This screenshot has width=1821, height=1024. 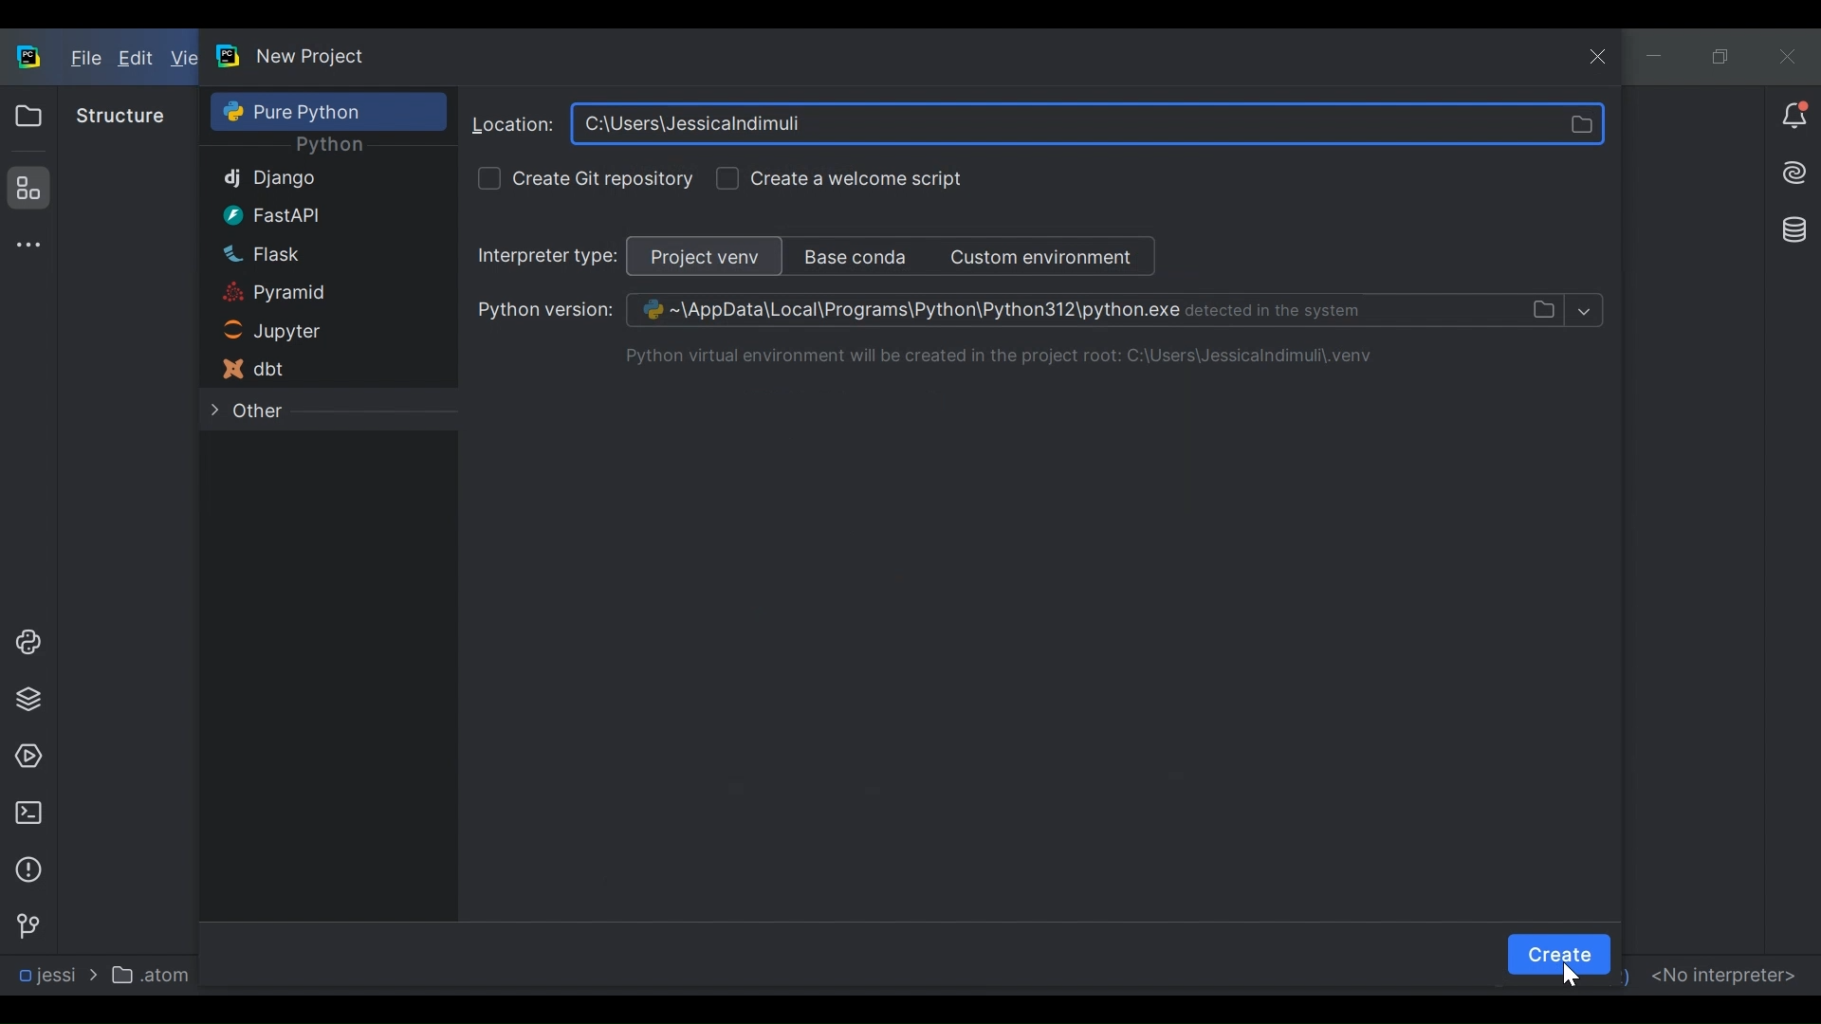 I want to click on File, so click(x=83, y=60).